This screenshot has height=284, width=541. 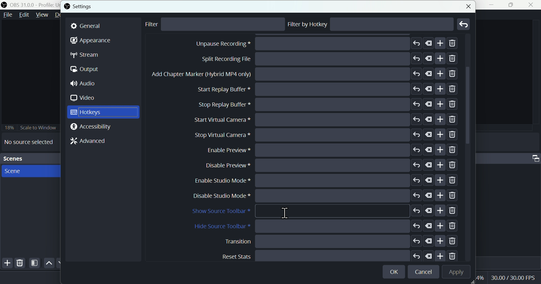 What do you see at coordinates (514, 279) in the screenshot?
I see `Performance bar paanchala` at bounding box center [514, 279].